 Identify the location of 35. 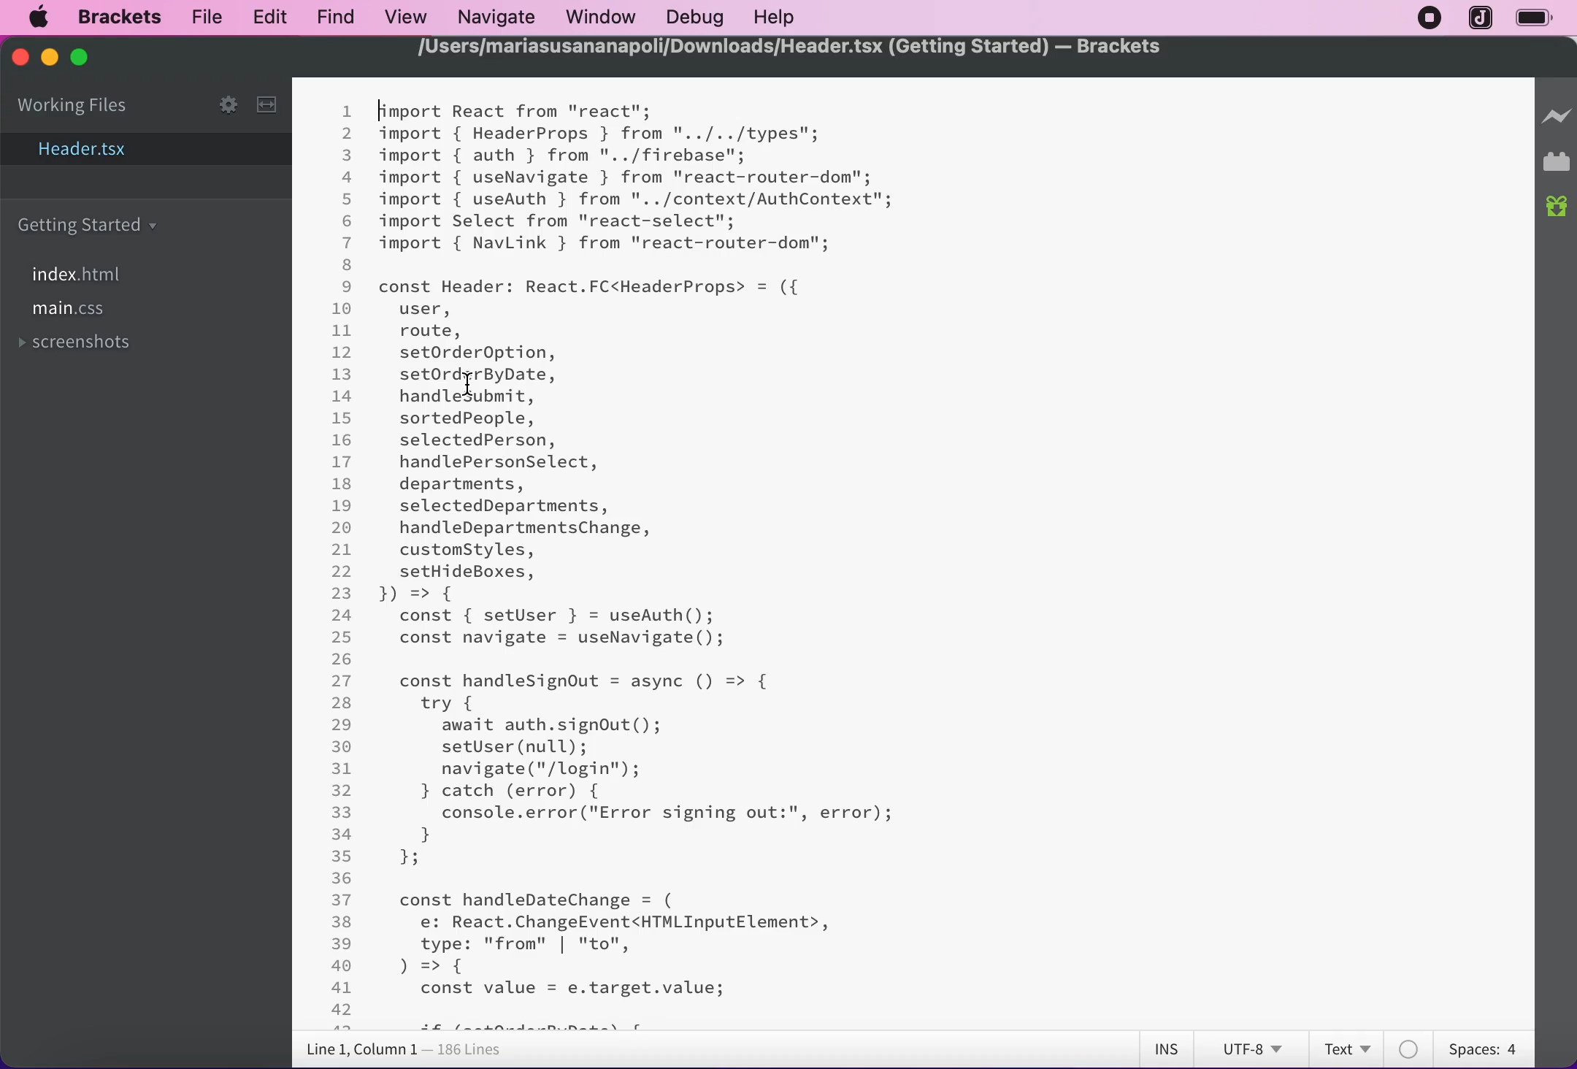
(342, 856).